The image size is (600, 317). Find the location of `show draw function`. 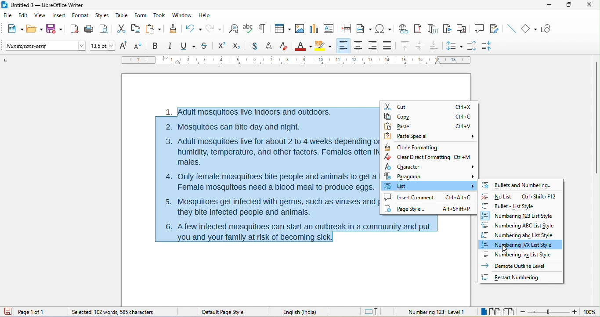

show draw function is located at coordinates (549, 29).